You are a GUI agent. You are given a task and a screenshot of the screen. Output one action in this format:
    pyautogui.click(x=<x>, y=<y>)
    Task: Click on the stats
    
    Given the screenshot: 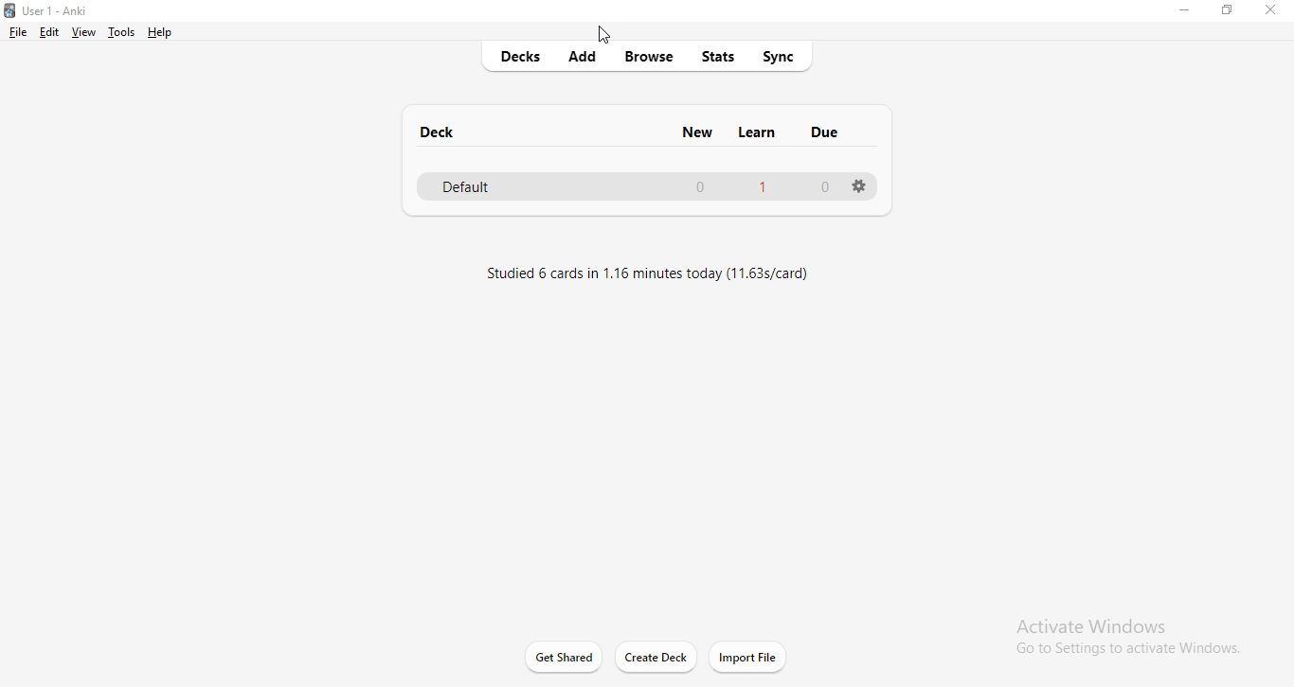 What is the action you would take?
    pyautogui.click(x=720, y=55)
    